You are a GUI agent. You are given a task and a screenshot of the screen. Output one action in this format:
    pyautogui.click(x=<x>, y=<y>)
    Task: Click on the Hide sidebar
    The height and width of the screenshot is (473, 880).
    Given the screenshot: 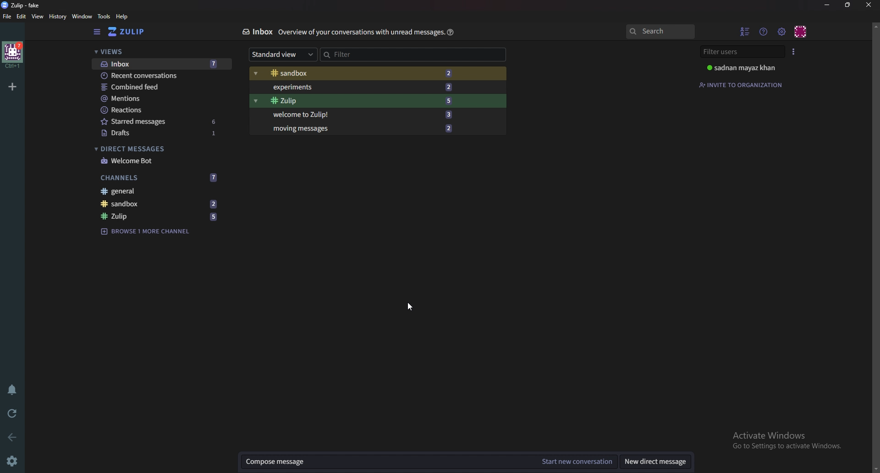 What is the action you would take?
    pyautogui.click(x=96, y=32)
    